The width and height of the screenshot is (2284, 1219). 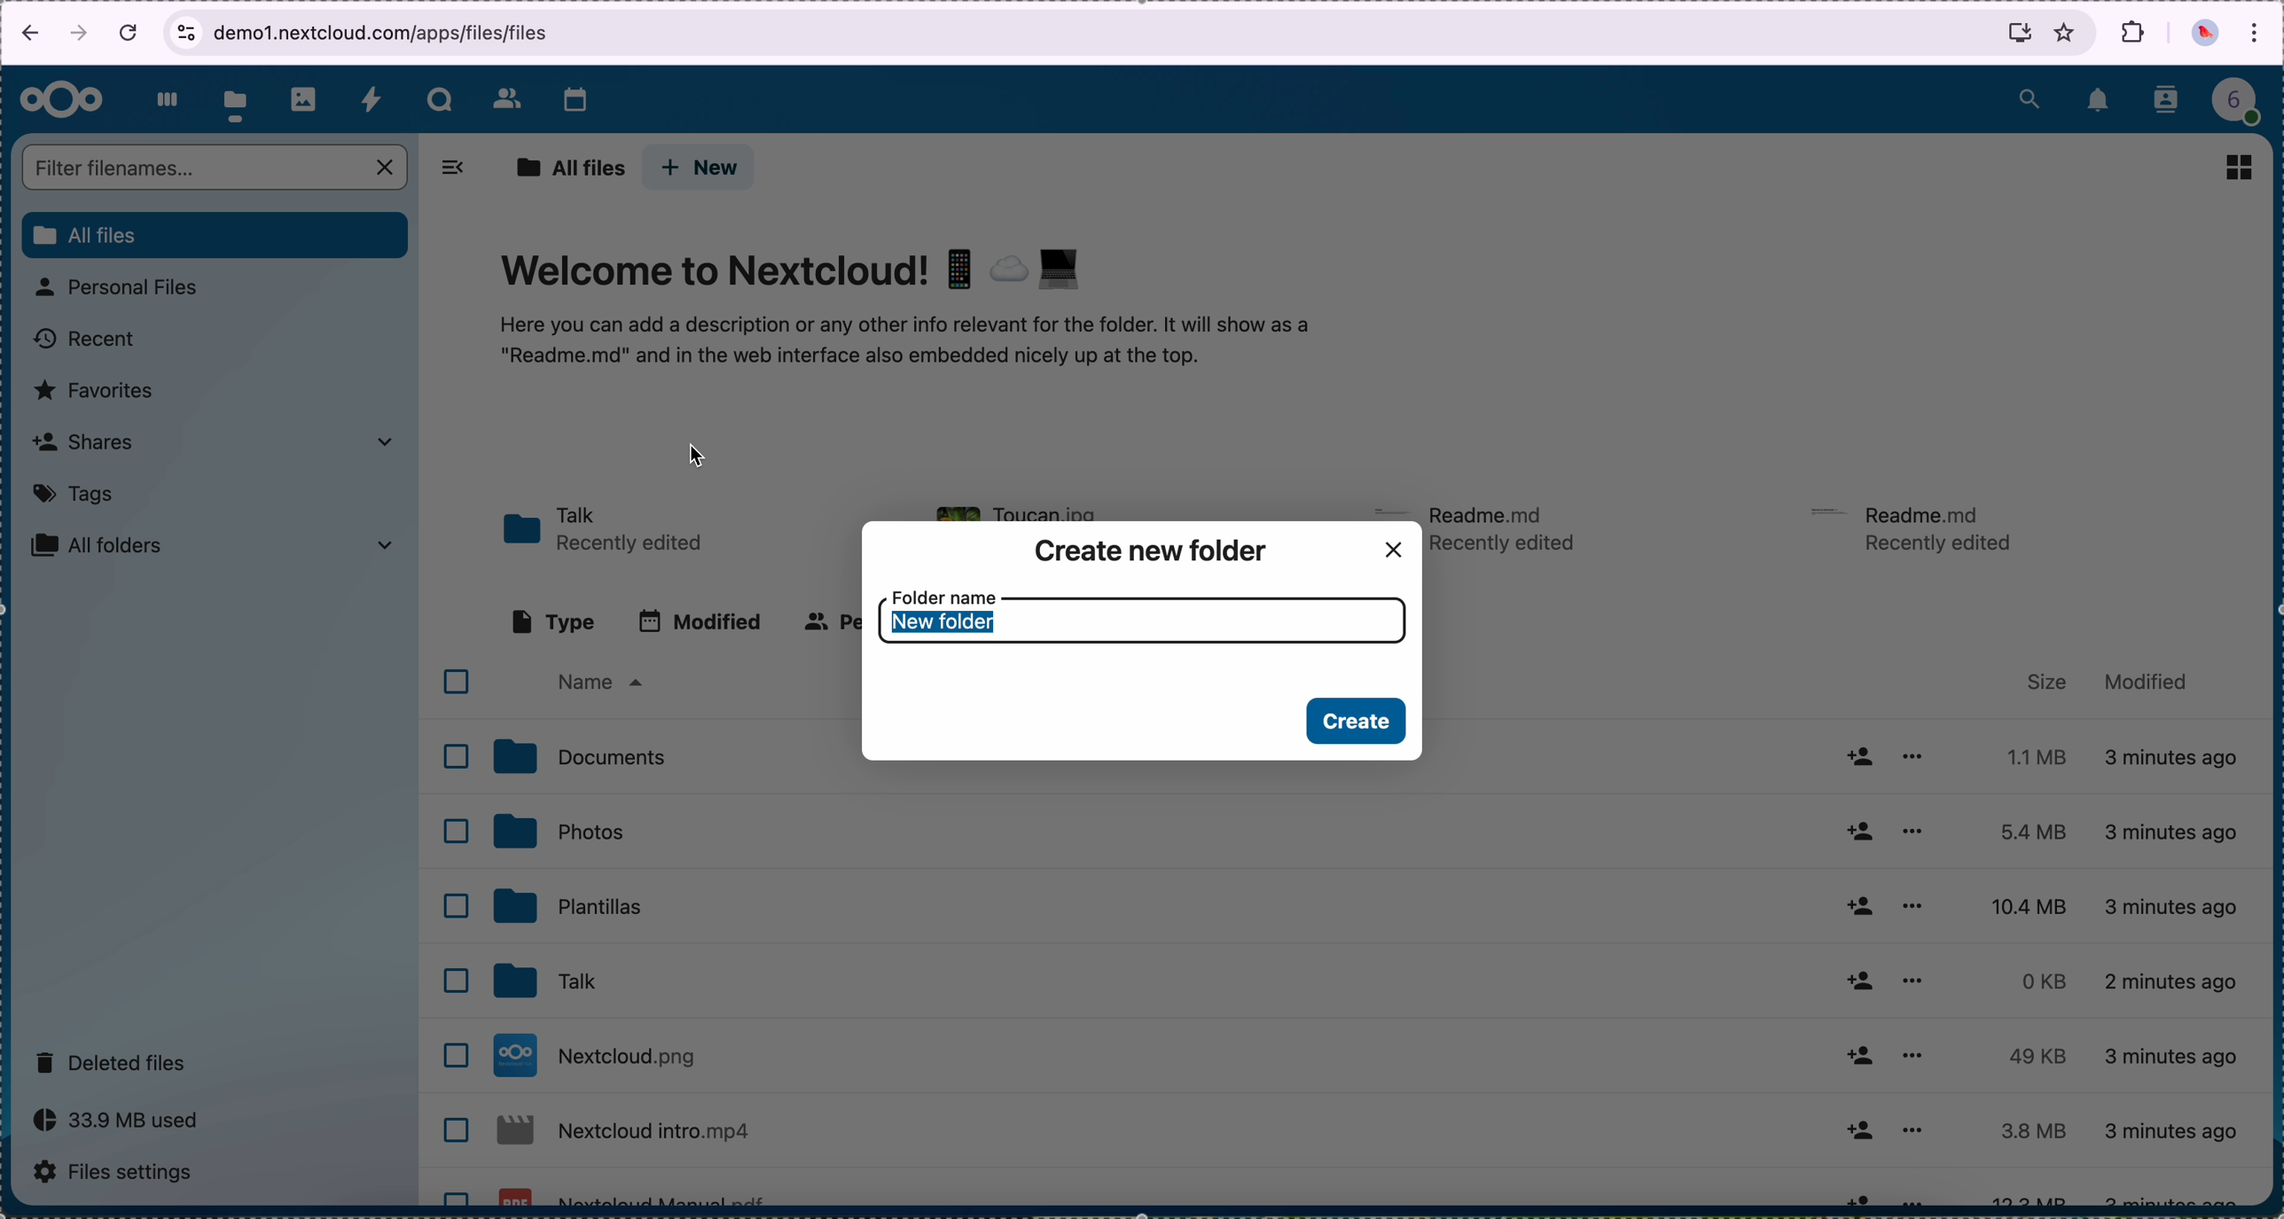 What do you see at coordinates (578, 757) in the screenshot?
I see `documents` at bounding box center [578, 757].